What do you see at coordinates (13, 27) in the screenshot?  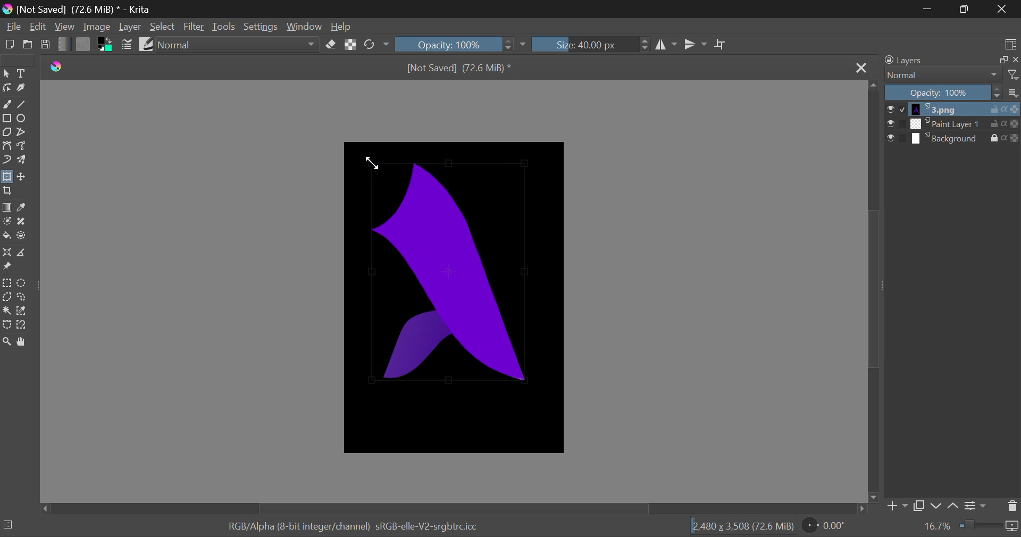 I see `File` at bounding box center [13, 27].